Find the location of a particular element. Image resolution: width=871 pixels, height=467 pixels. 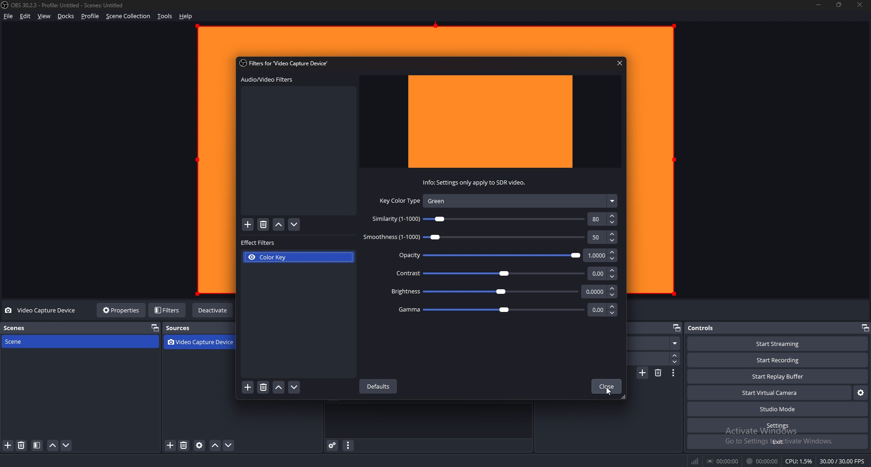

remove source is located at coordinates (184, 446).